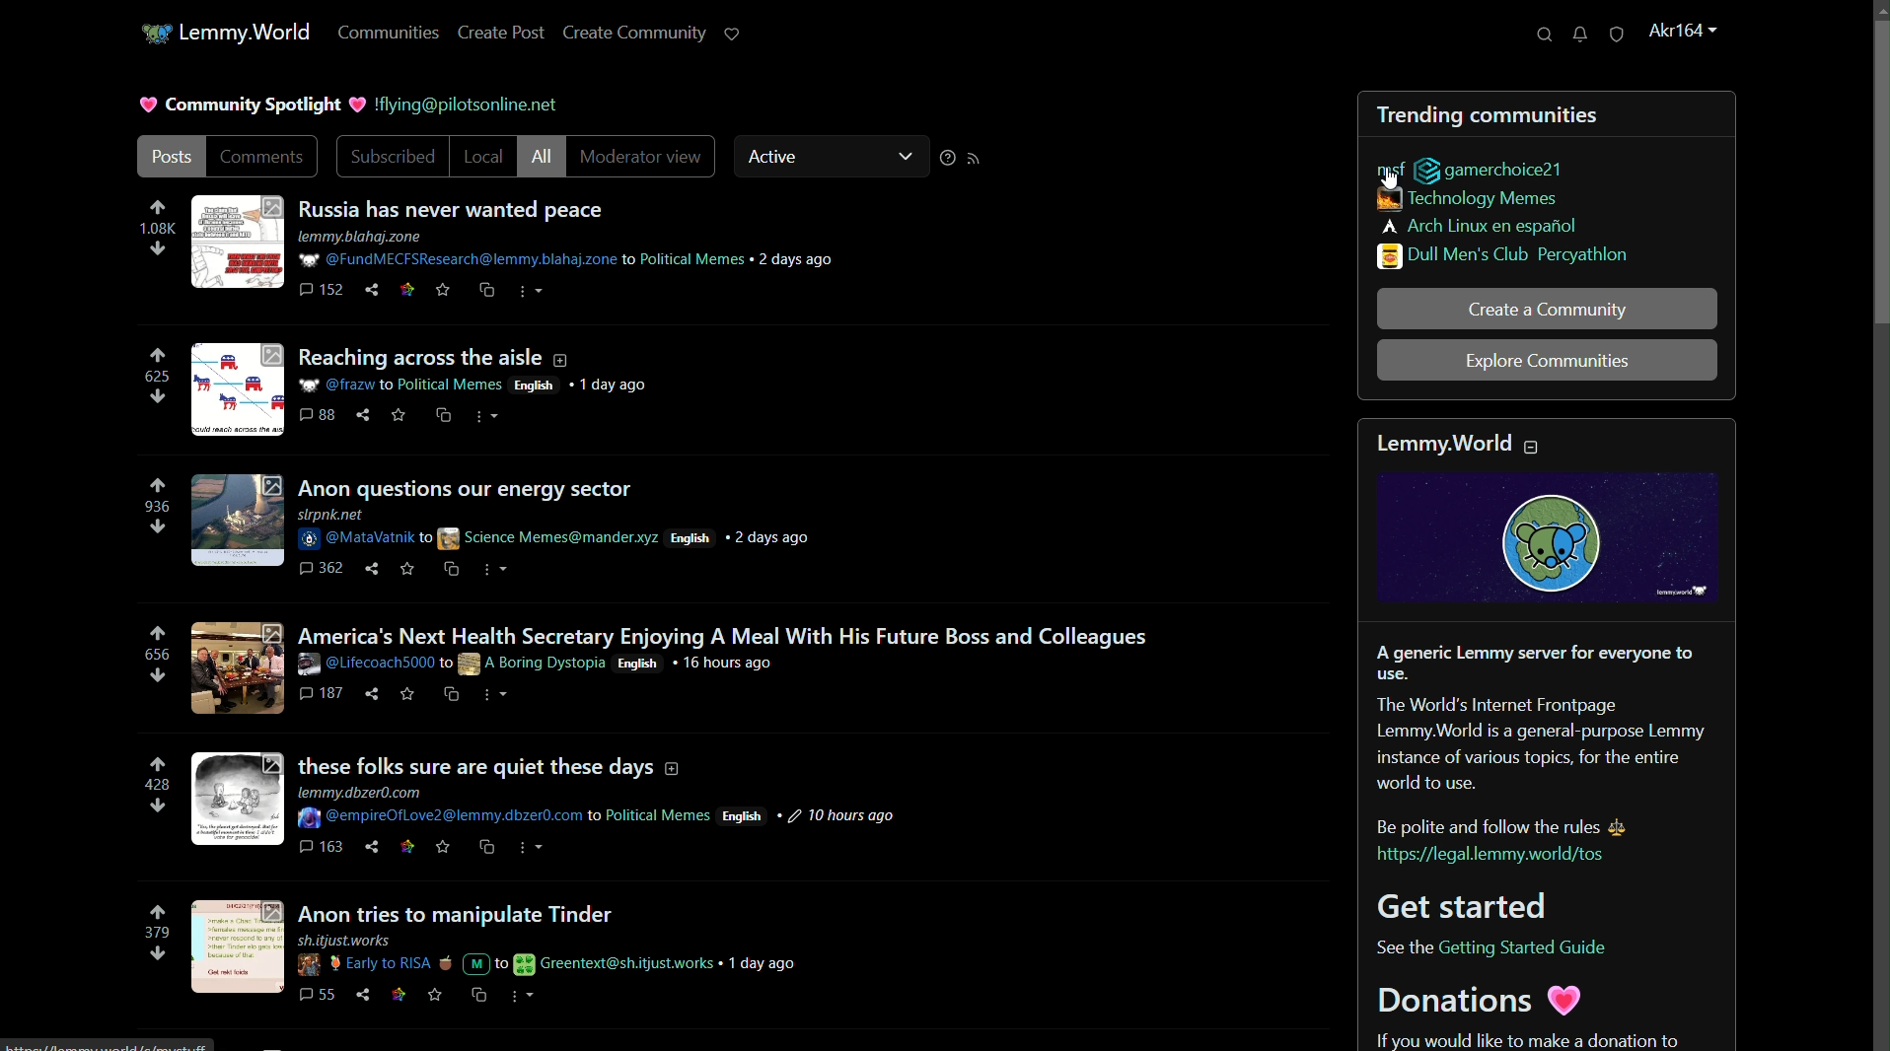 The height and width of the screenshot is (1051, 1890). I want to click on number of votes, so click(154, 786).